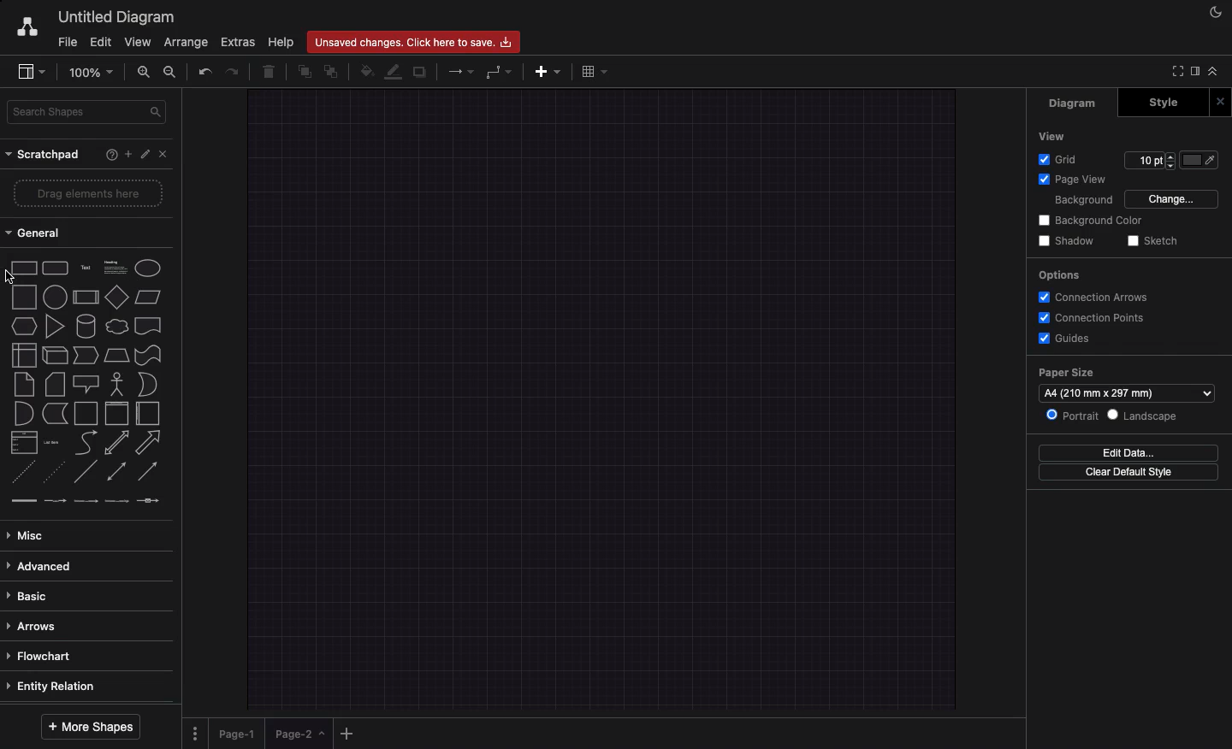 Image resolution: width=1232 pixels, height=749 pixels. What do you see at coordinates (1201, 160) in the screenshot?
I see `Fill color` at bounding box center [1201, 160].